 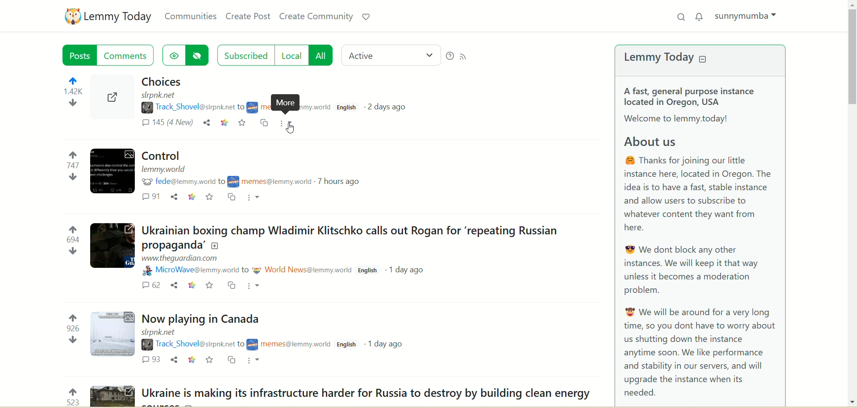 I want to click on vertical scroll bar, so click(x=851, y=203).